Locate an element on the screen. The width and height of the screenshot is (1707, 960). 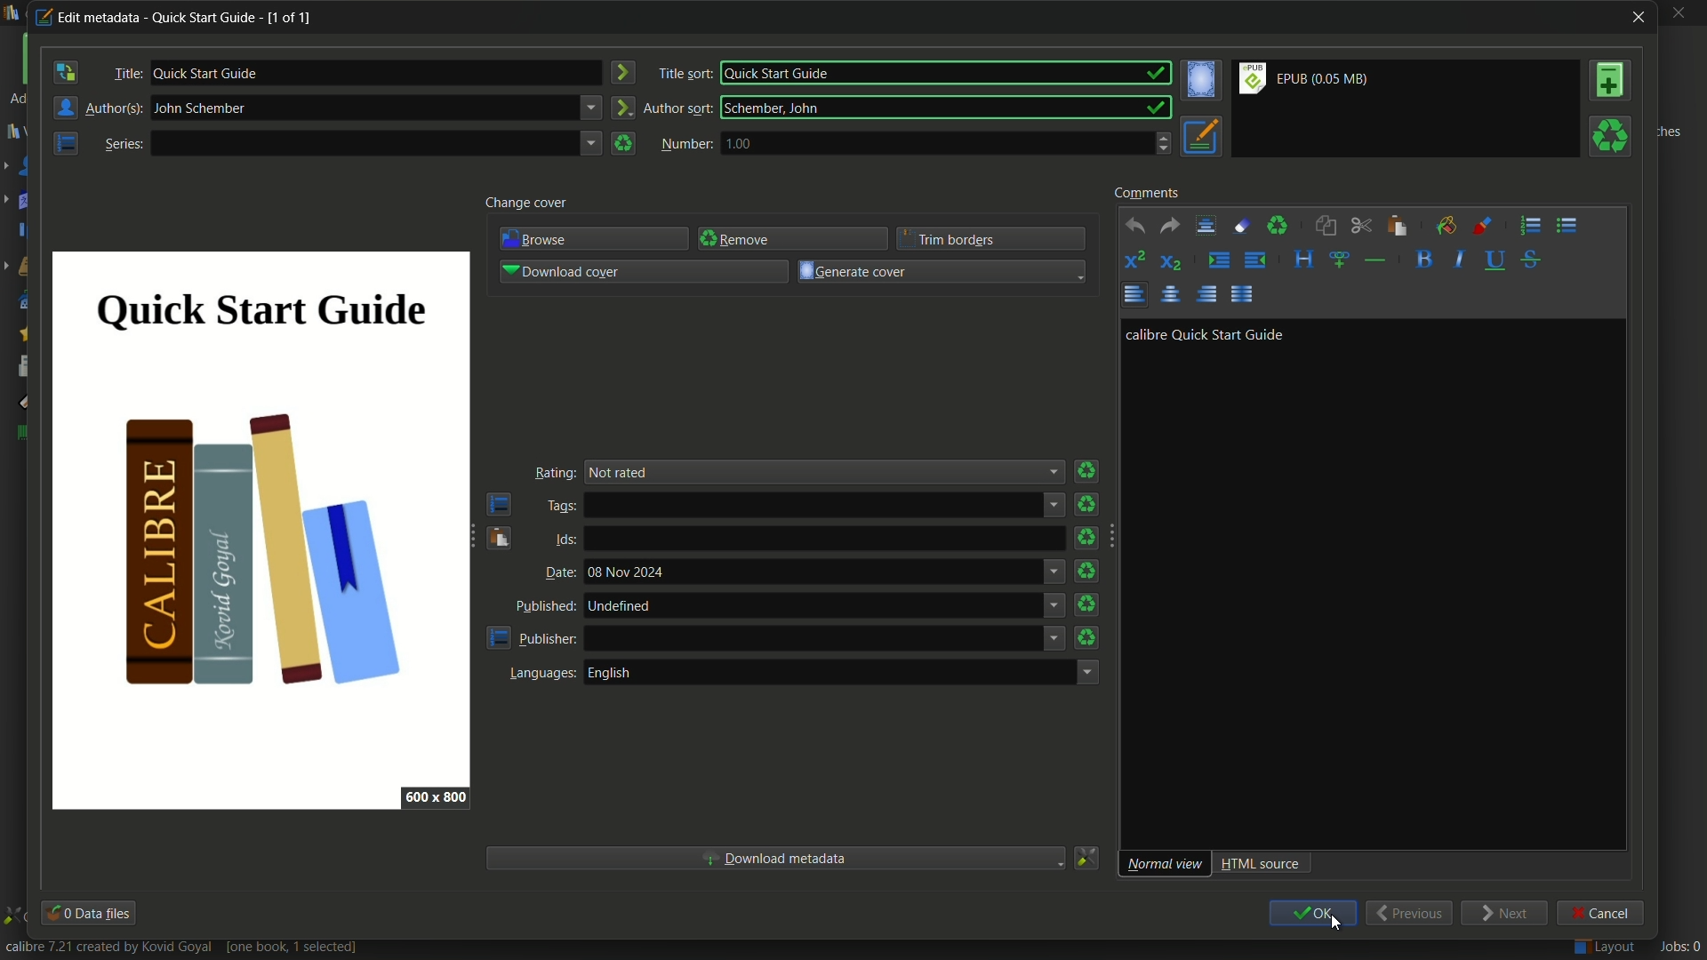
comments is located at coordinates (1158, 192).